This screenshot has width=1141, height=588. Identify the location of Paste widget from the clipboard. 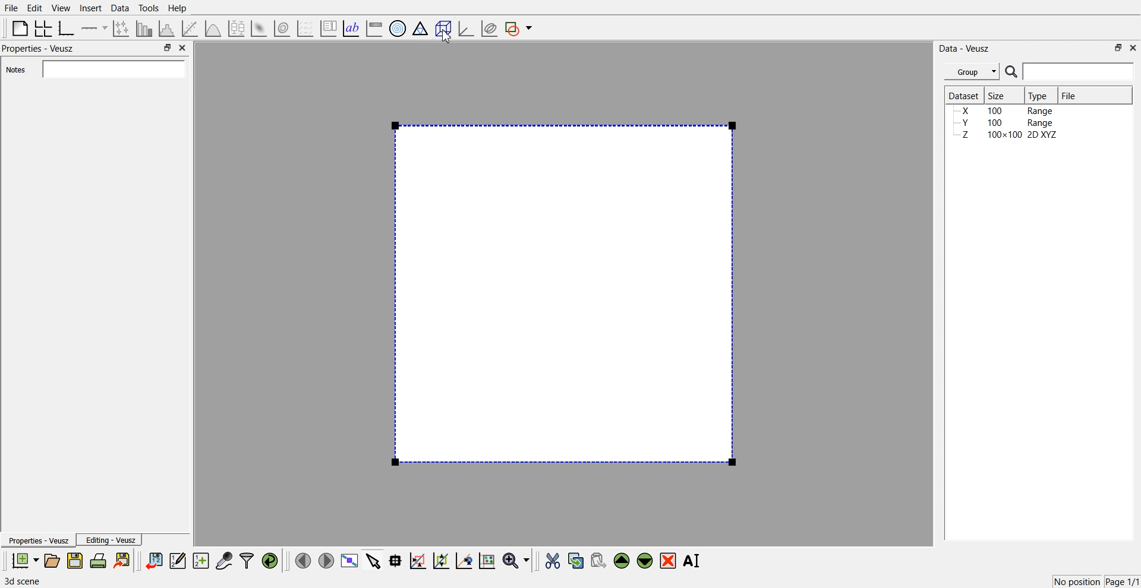
(598, 559).